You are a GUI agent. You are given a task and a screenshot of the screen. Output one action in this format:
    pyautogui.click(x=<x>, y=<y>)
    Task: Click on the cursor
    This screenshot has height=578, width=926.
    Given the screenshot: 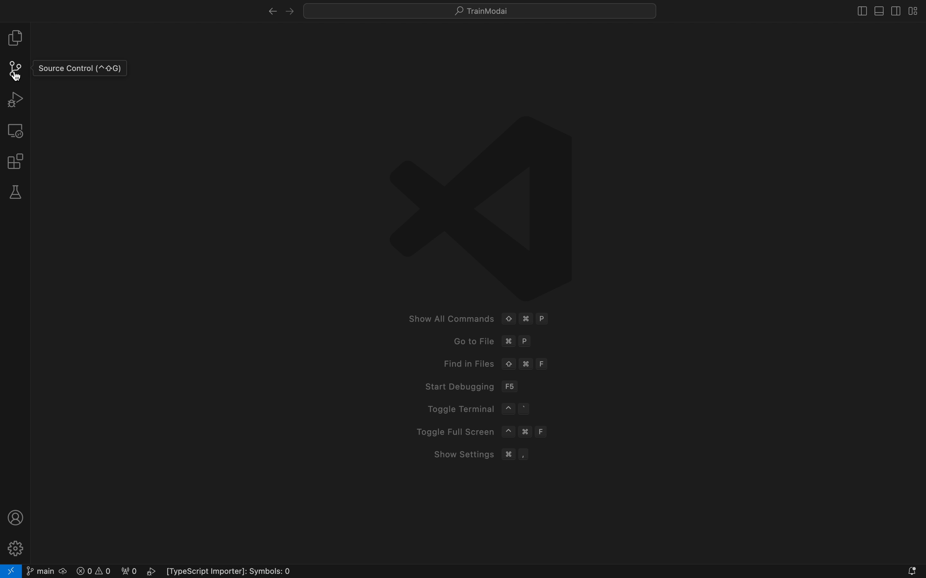 What is the action you would take?
    pyautogui.click(x=15, y=72)
    